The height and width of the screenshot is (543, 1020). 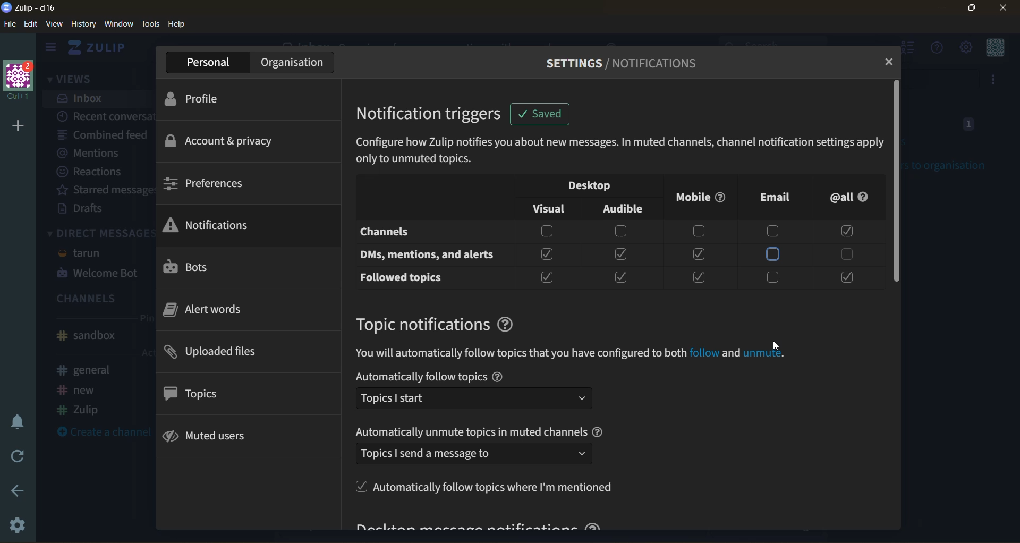 I want to click on all, so click(x=854, y=198).